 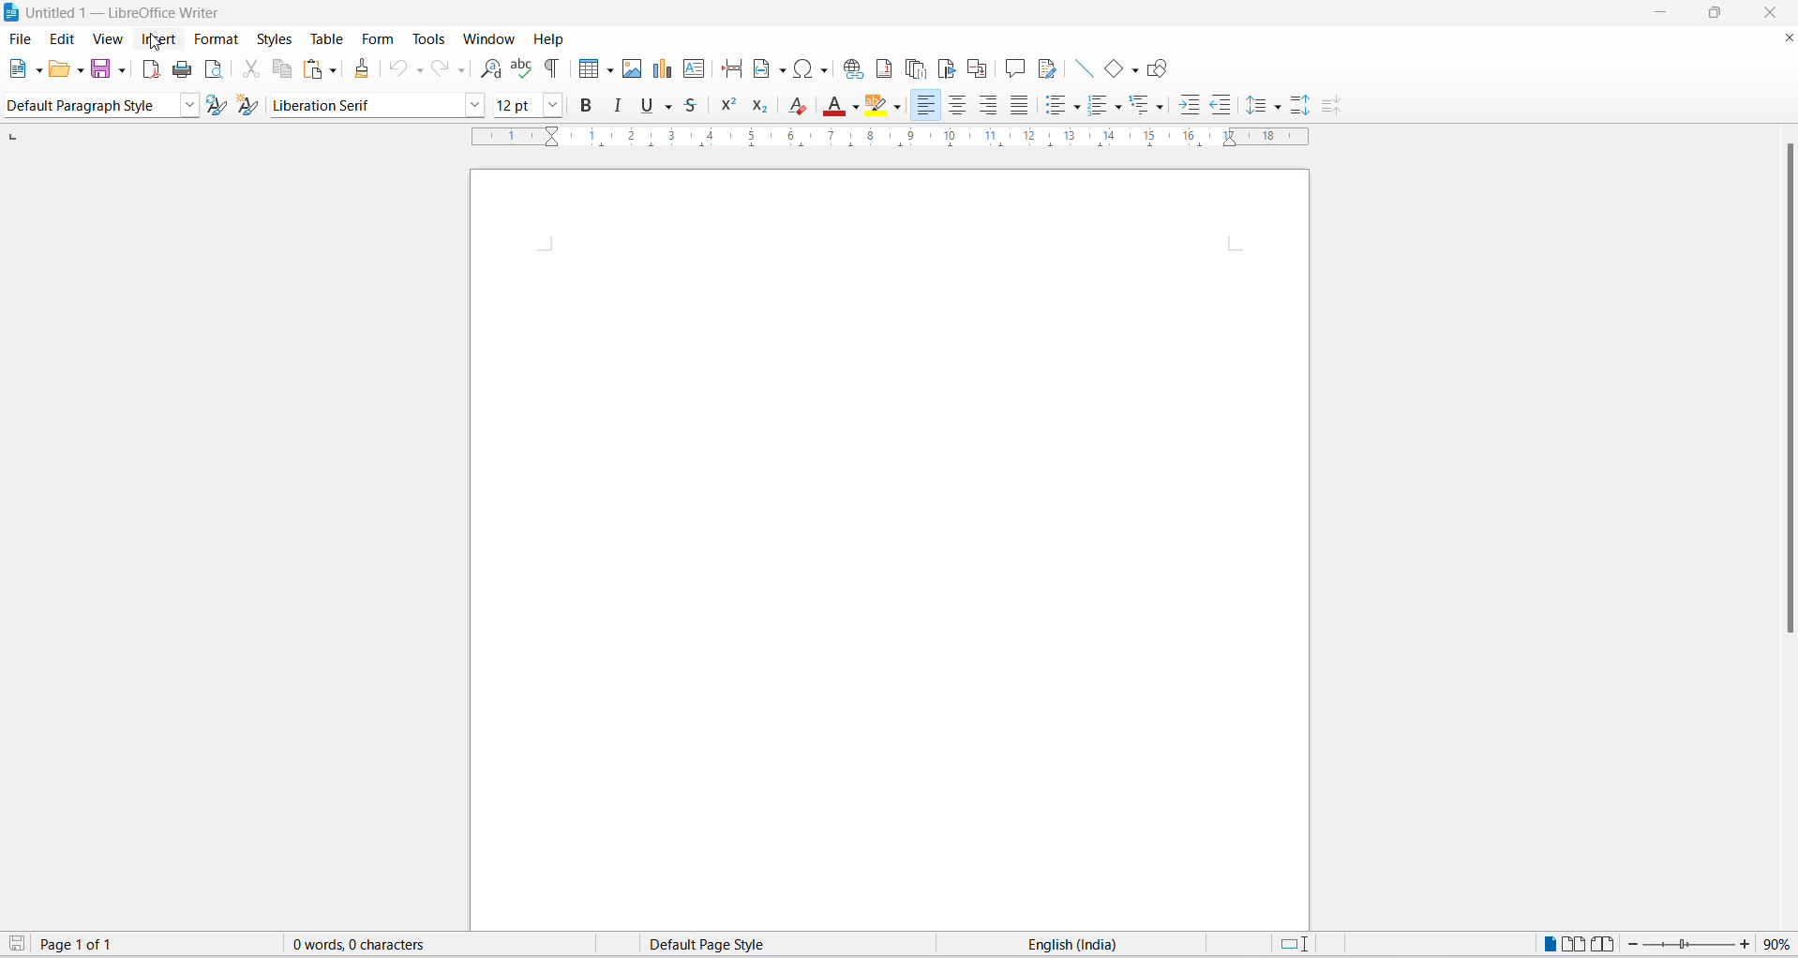 I want to click on basic shapes, so click(x=1107, y=65).